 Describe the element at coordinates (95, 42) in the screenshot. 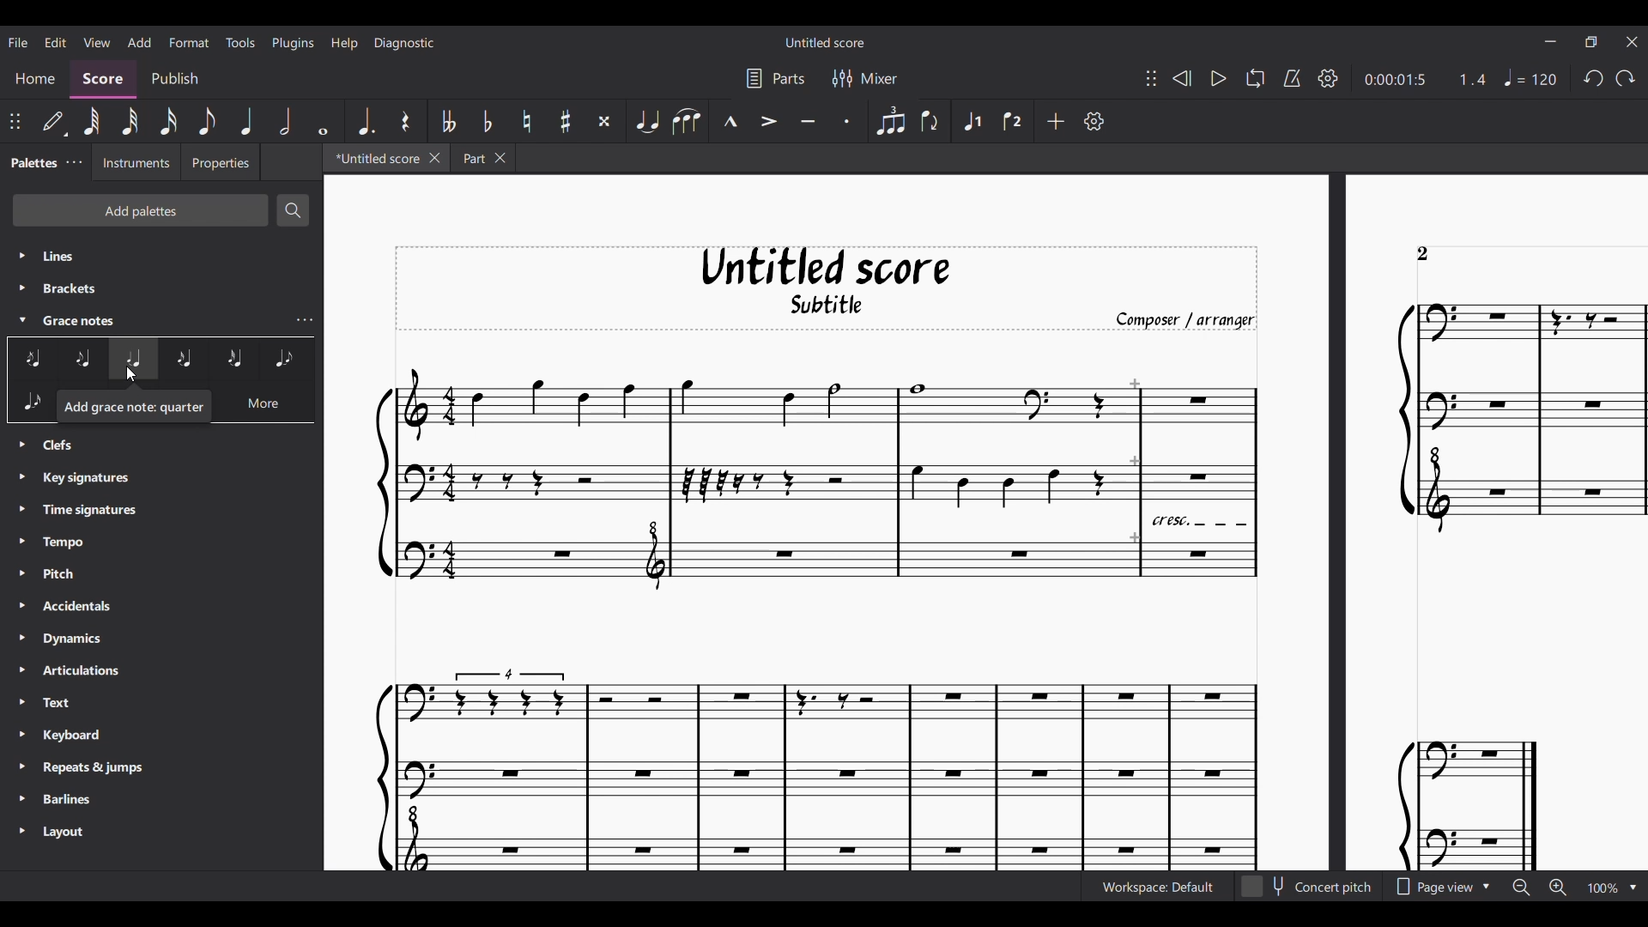

I see `View menu` at that location.